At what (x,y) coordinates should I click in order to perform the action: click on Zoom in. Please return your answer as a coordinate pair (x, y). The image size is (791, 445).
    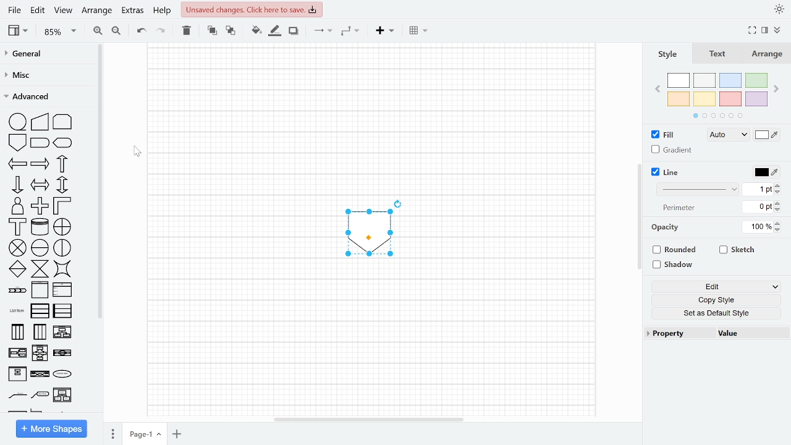
    Looking at the image, I should click on (98, 31).